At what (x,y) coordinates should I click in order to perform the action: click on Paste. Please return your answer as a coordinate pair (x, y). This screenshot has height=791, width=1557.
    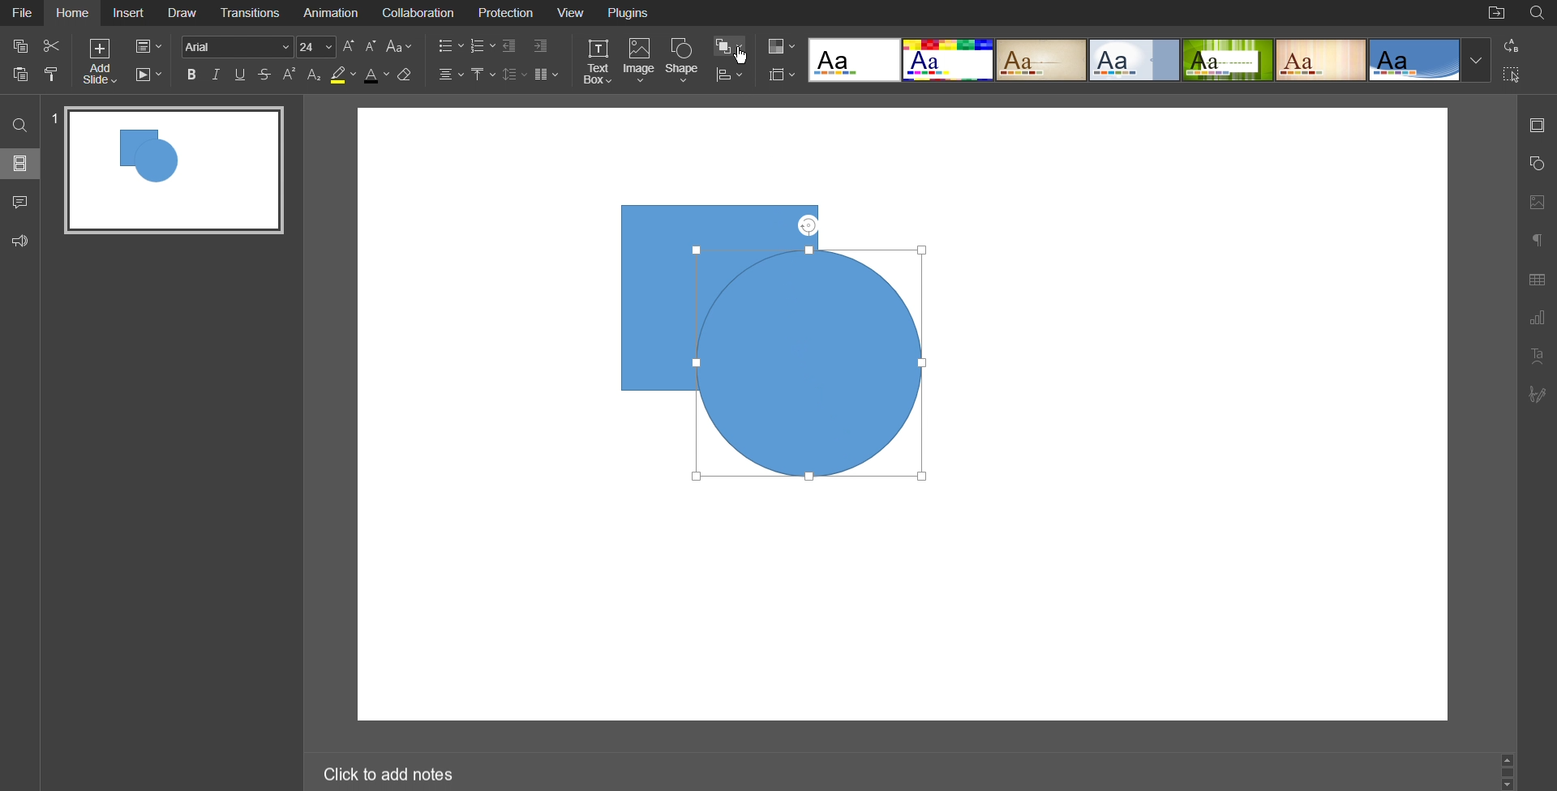
    Looking at the image, I should click on (19, 77).